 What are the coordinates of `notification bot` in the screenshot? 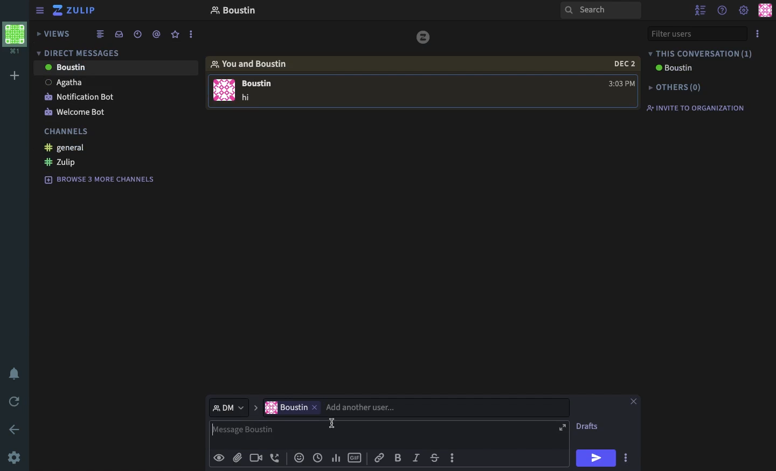 It's located at (80, 97).